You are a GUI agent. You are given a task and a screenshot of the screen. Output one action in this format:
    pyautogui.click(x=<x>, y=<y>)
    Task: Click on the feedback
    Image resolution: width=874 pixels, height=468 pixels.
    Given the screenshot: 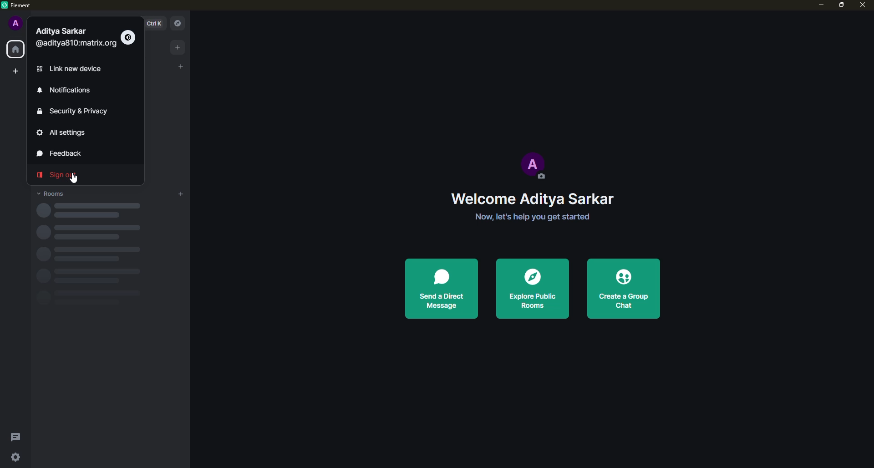 What is the action you would take?
    pyautogui.click(x=66, y=154)
    